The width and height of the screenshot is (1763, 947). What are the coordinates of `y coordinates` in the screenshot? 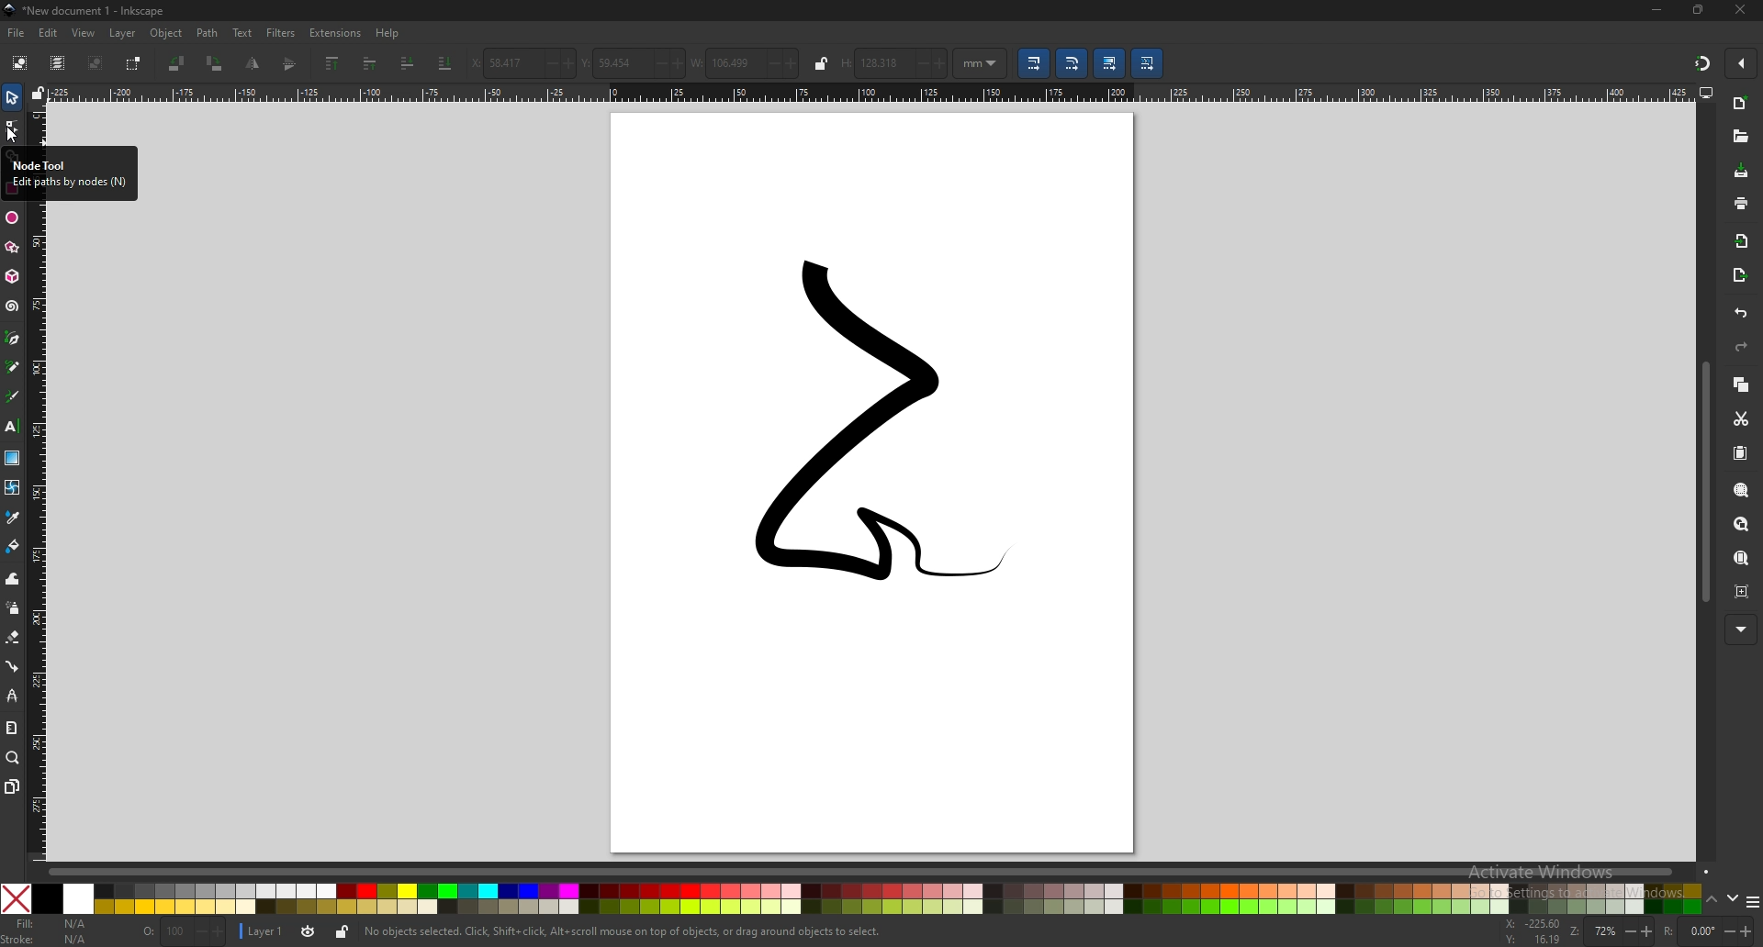 It's located at (633, 63).